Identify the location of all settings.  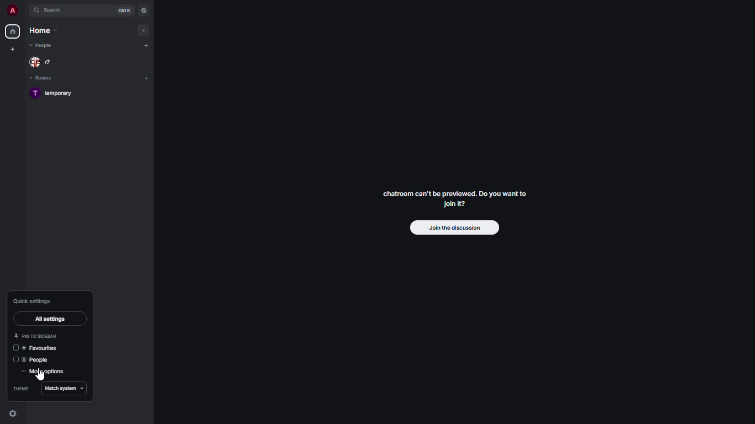
(53, 319).